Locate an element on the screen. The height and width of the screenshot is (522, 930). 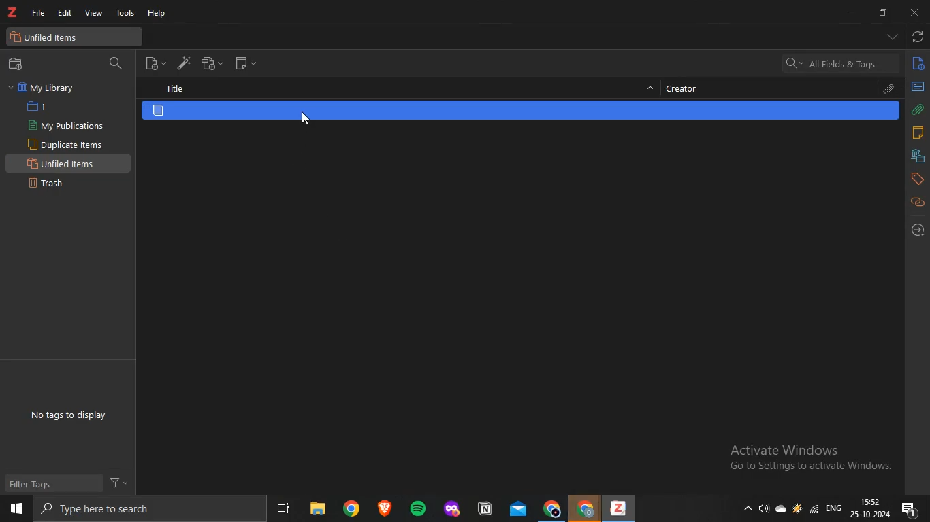
hide is located at coordinates (651, 90).